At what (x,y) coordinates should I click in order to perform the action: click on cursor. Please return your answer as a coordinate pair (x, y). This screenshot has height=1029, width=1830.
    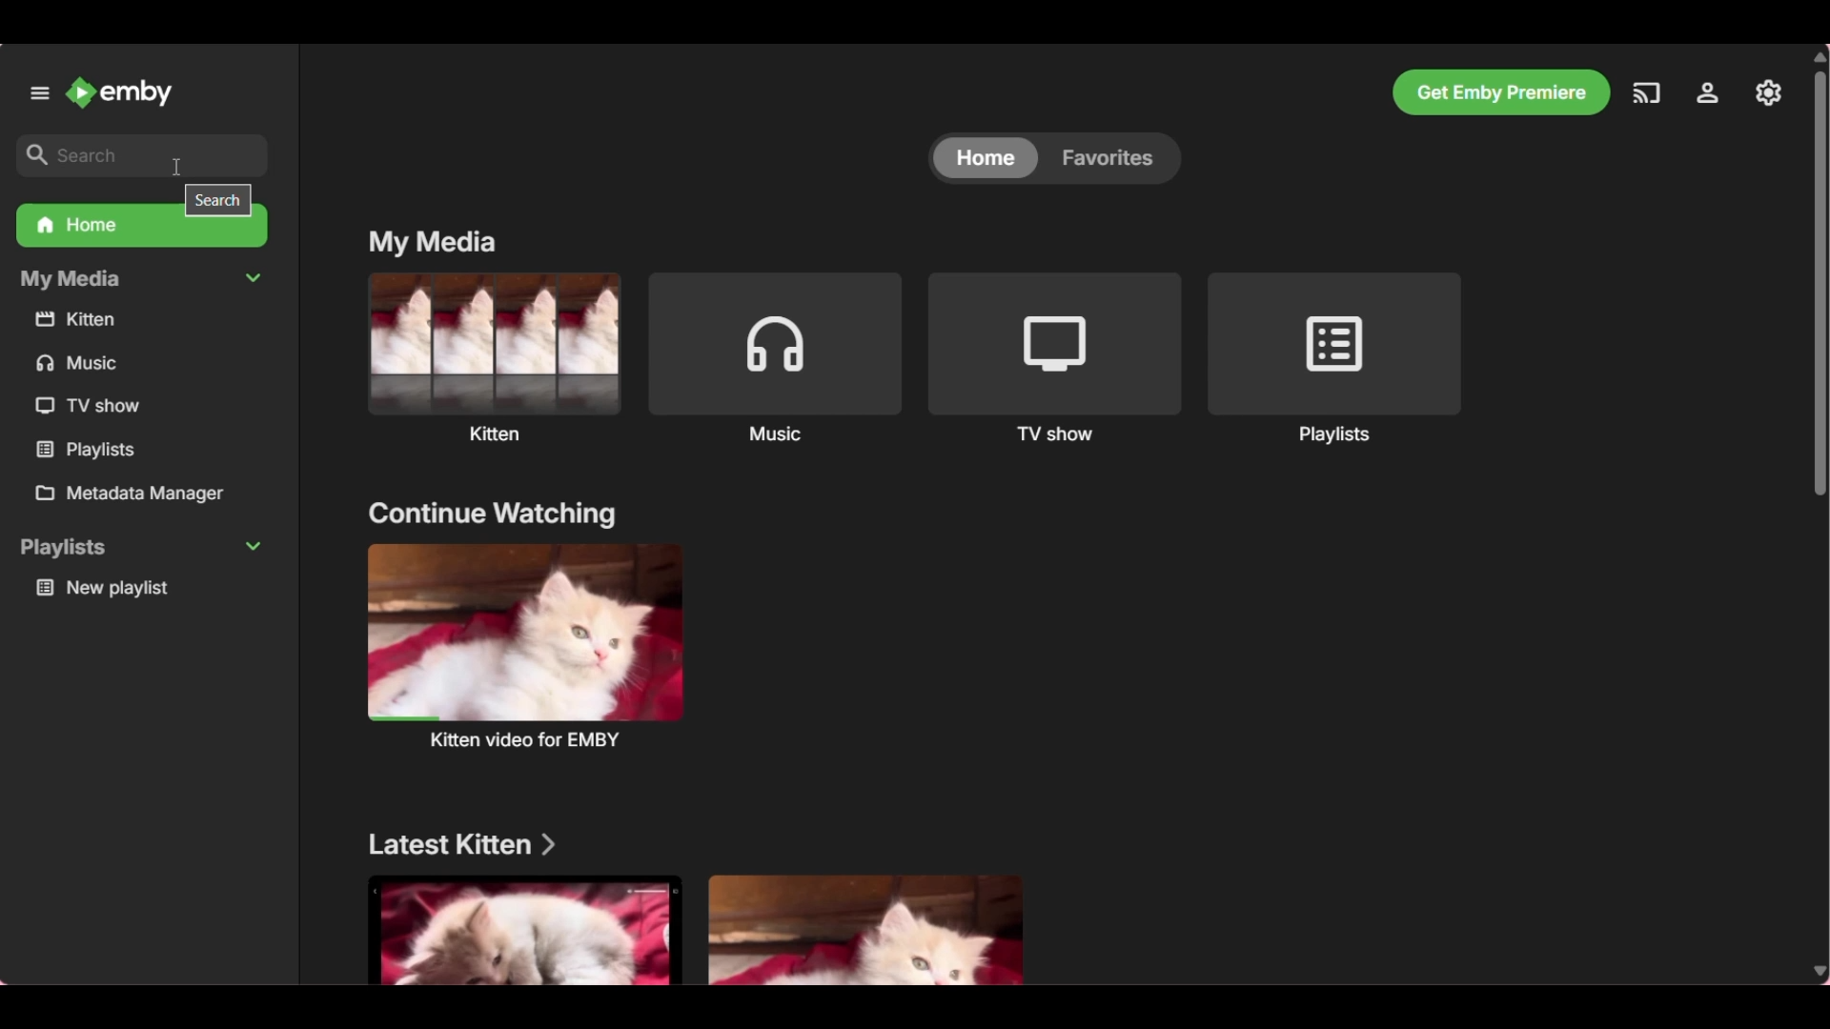
    Looking at the image, I should click on (173, 161).